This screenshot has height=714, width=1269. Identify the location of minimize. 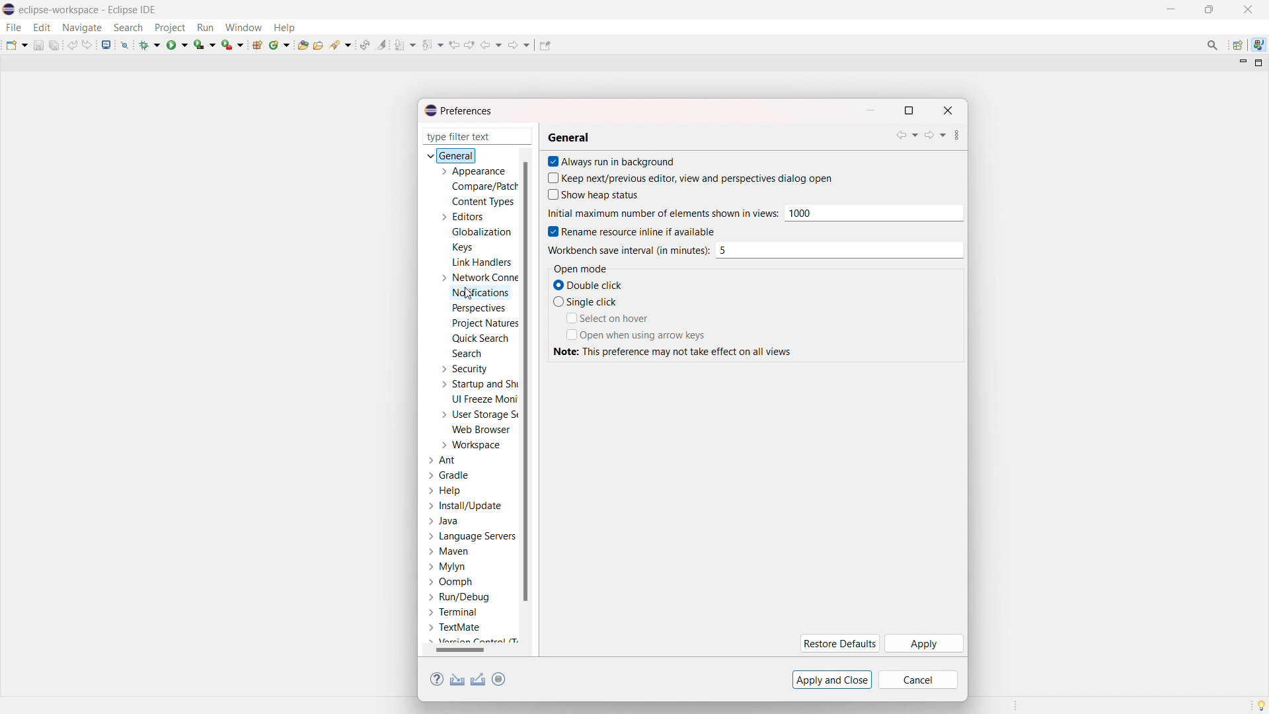
(1174, 9).